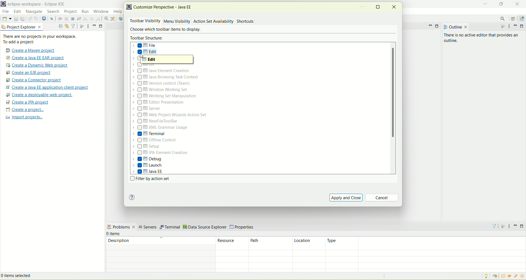 The image size is (526, 280). What do you see at coordinates (118, 11) in the screenshot?
I see `help` at bounding box center [118, 11].